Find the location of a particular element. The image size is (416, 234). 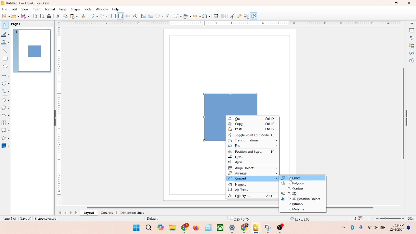

last page is located at coordinates (77, 213).